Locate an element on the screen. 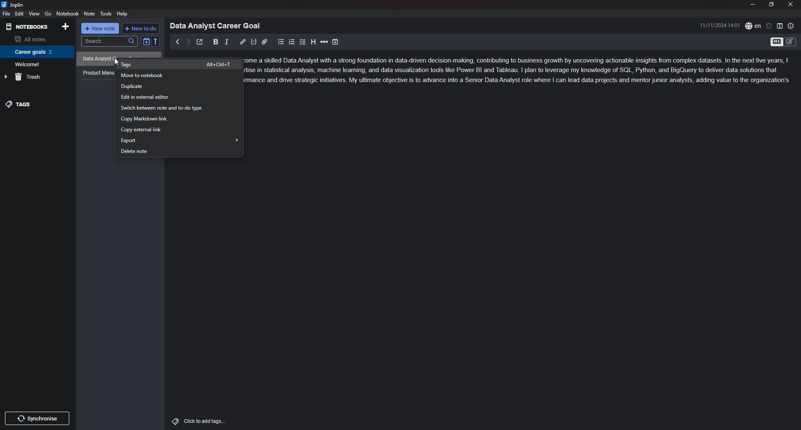  11/11/2024 14:01 is located at coordinates (720, 25).